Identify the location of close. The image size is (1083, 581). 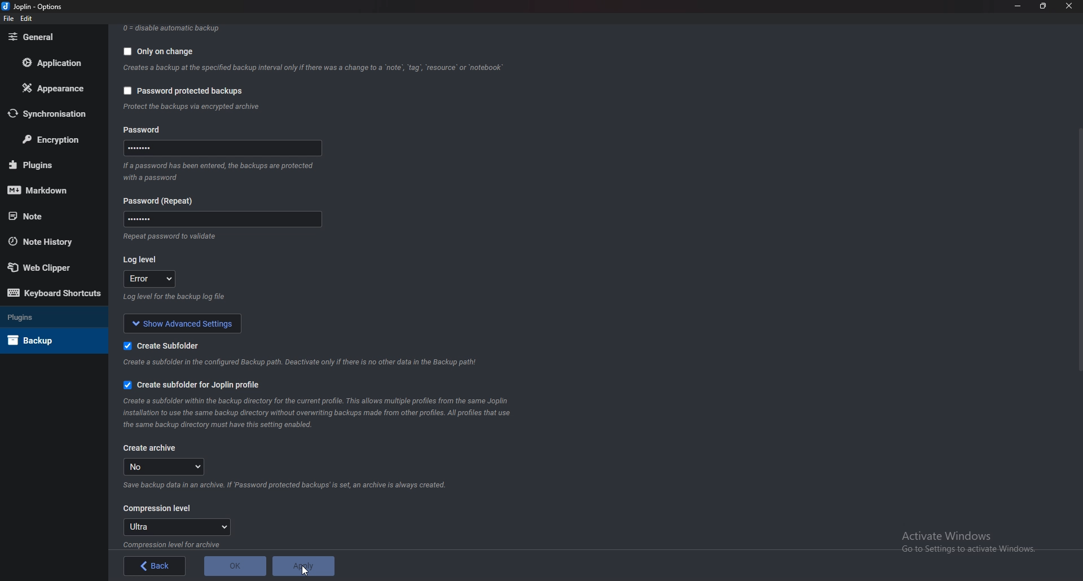
(1068, 6).